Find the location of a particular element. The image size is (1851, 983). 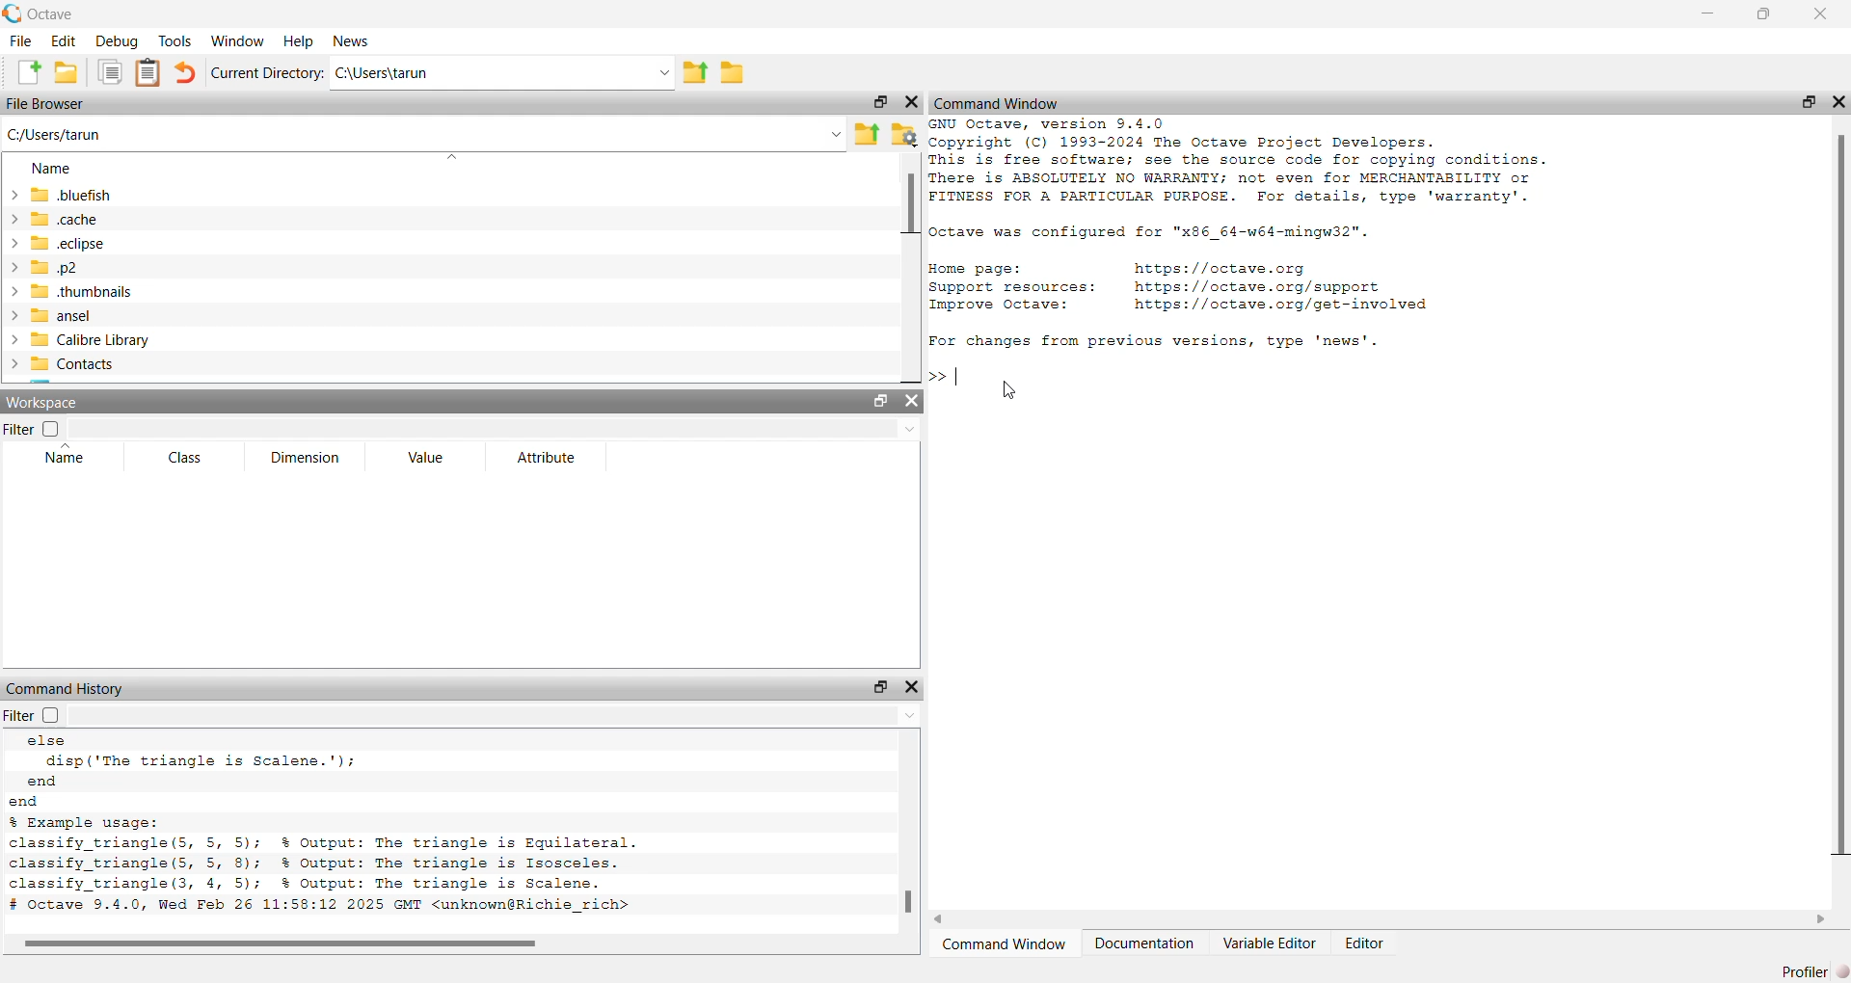

file browser is located at coordinates (47, 105).